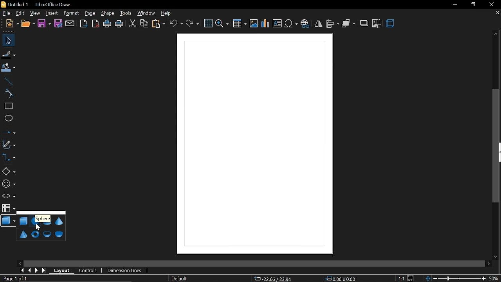  I want to click on symbol shapes, so click(8, 184).